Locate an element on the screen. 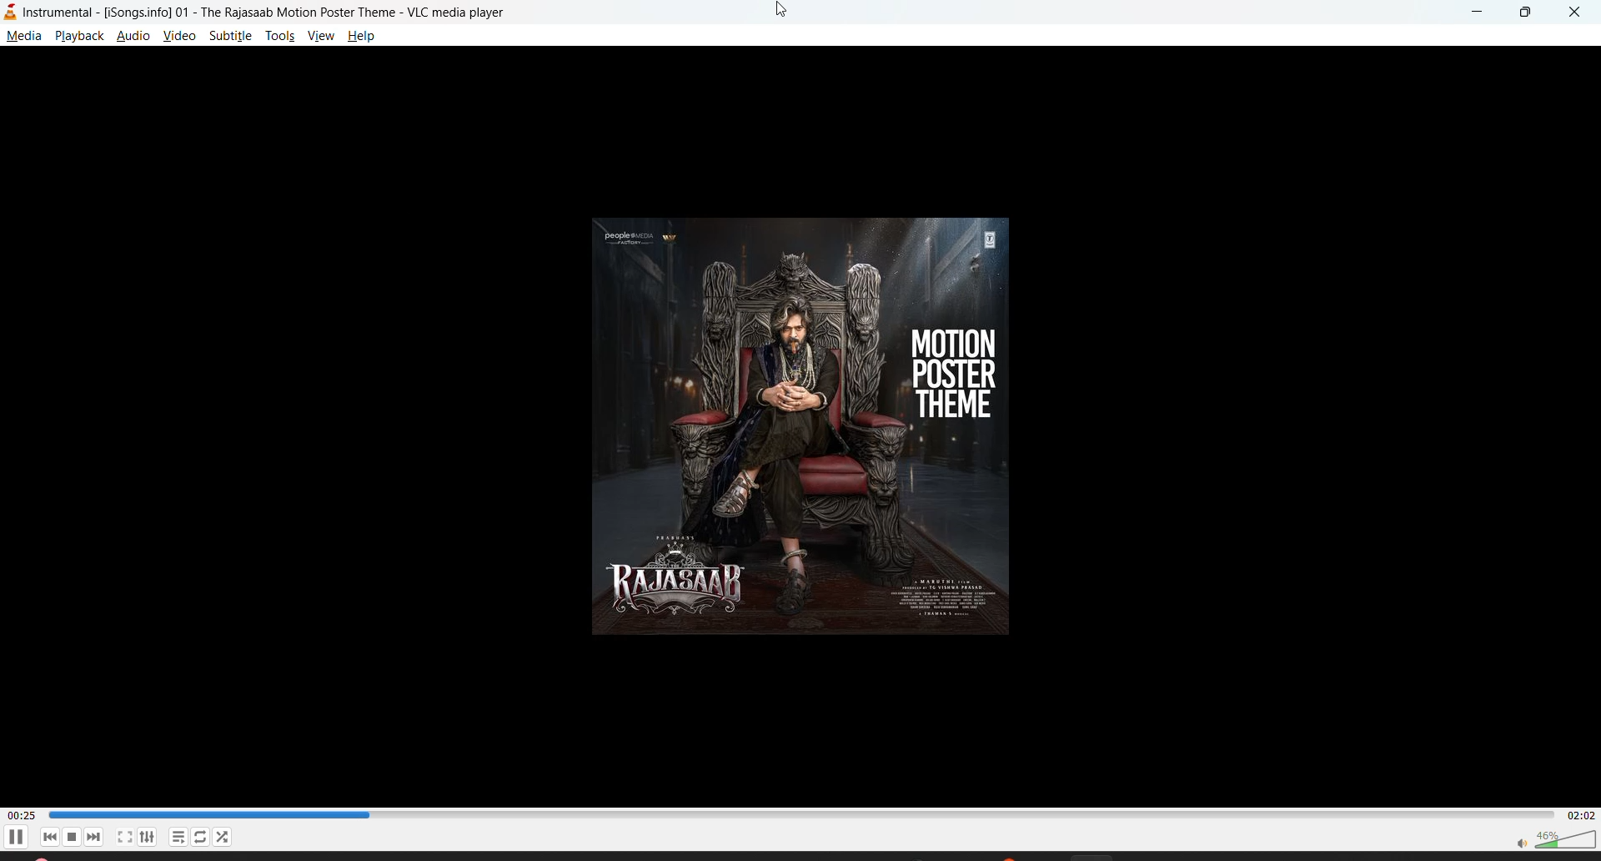  volume is located at coordinates (1555, 838).